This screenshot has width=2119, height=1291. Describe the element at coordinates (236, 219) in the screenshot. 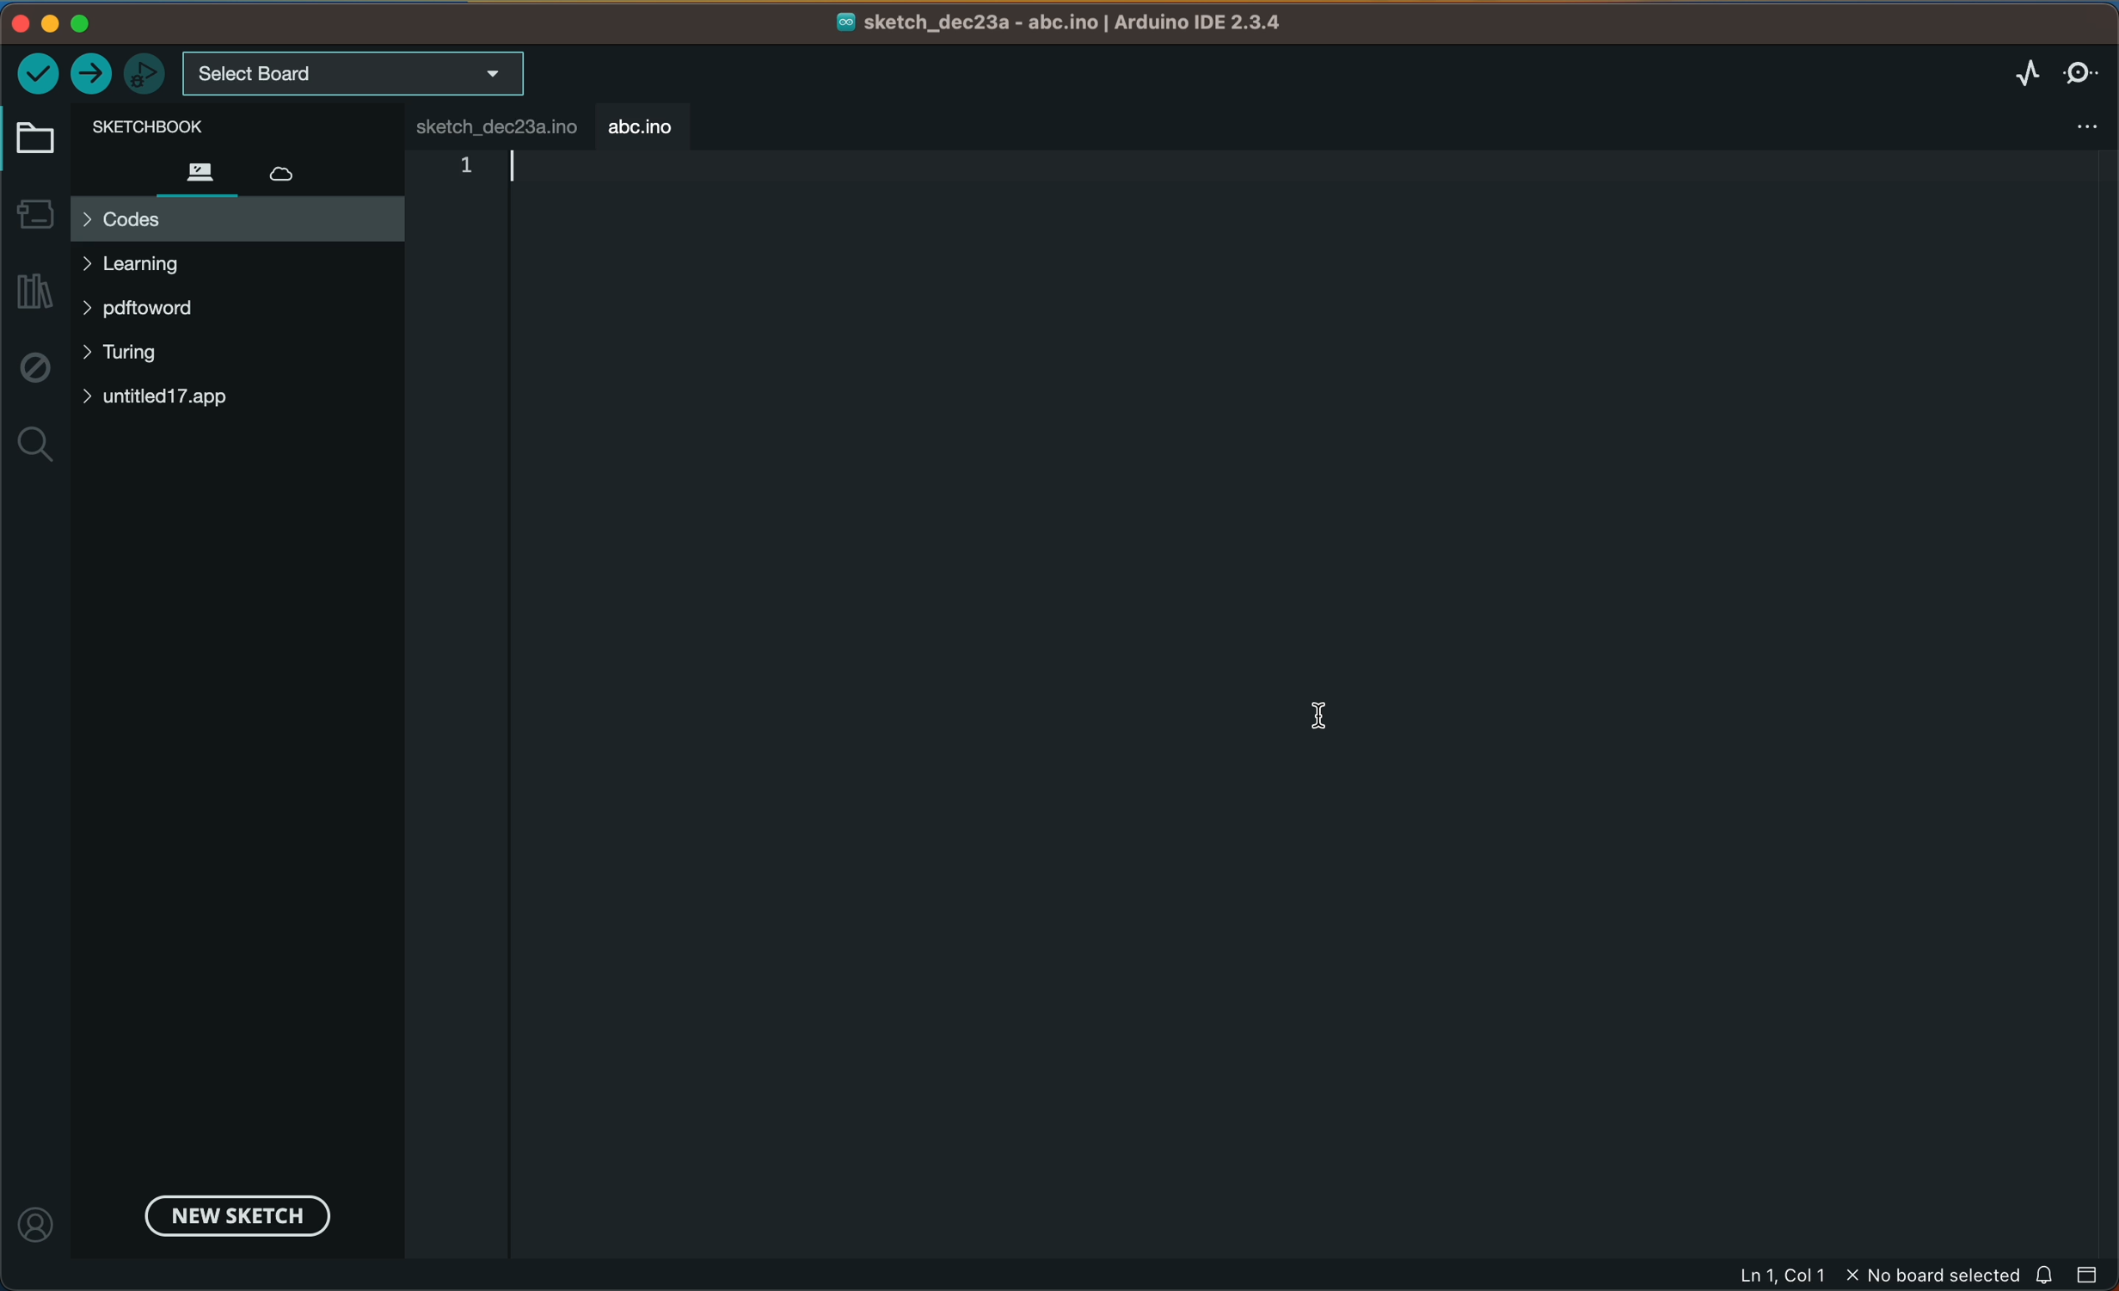

I see `codes` at that location.